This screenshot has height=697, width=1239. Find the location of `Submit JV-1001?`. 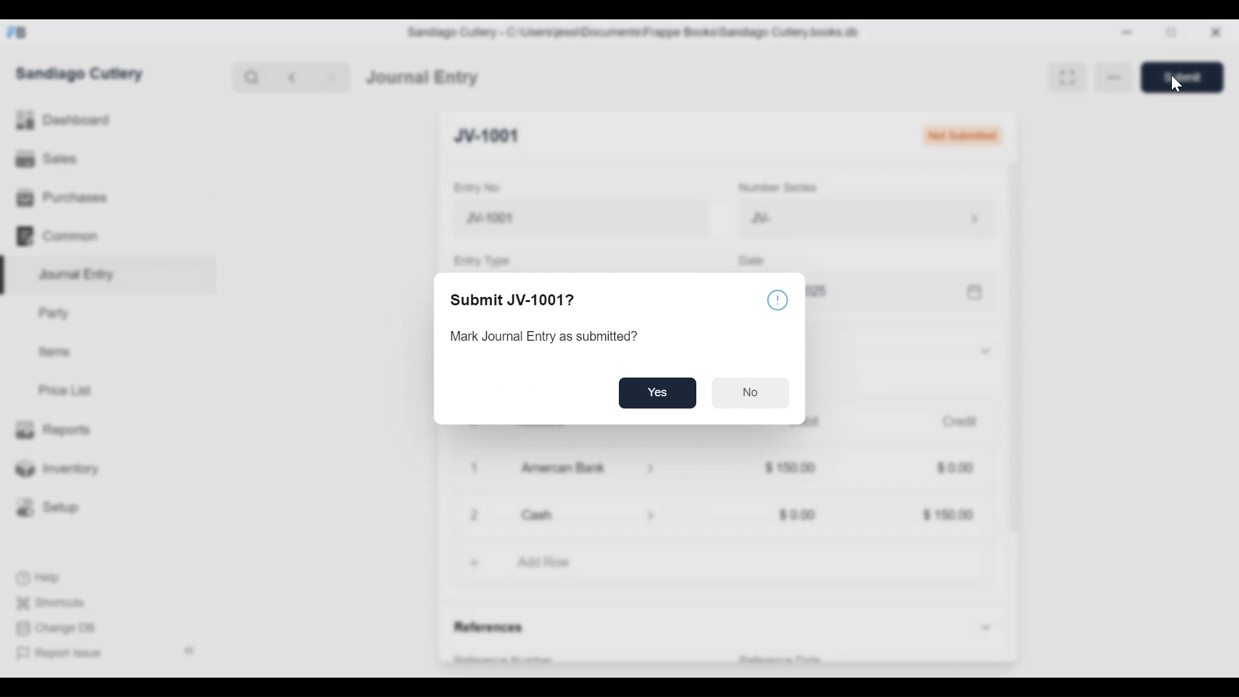

Submit JV-1001? is located at coordinates (515, 301).